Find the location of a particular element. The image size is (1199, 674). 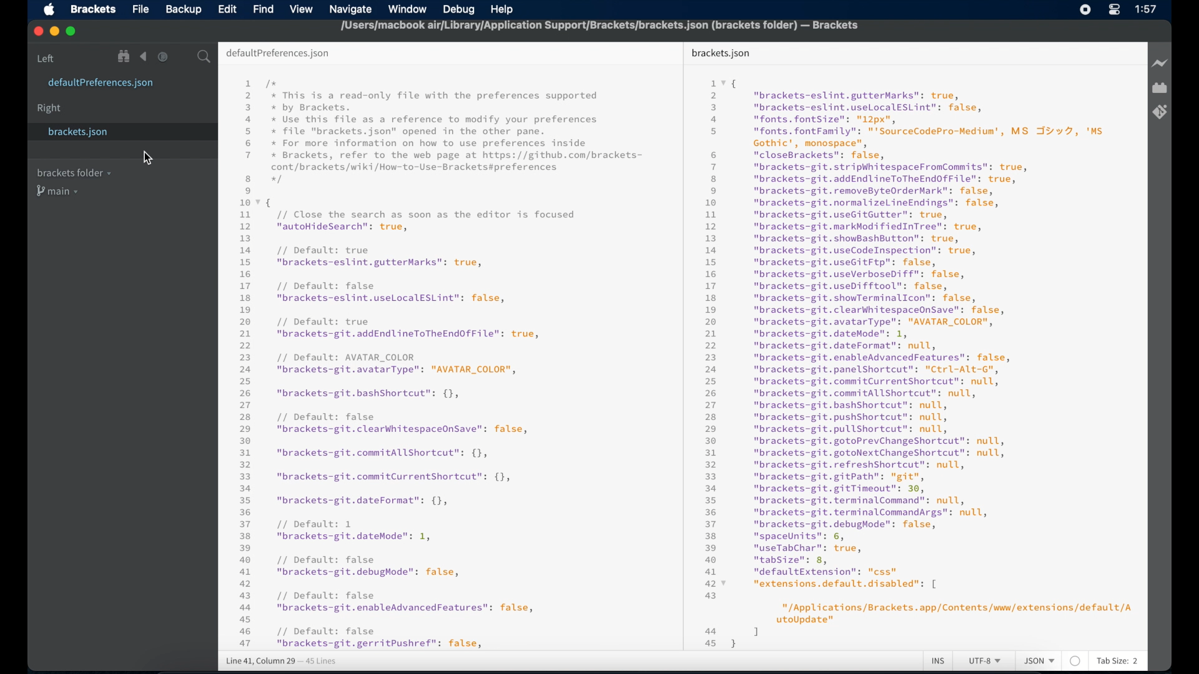

1 v { 2 "brackets-eslint.gutterMarks": true,3 "brackets-eslint.useLocalESLint": false,4 "fonts. fontSize": "12px",5 "fonts. fontFamily": "'SourceCodePro-Medium', MS JY v%, 'MsGothic', monospace",6 "closeBrackets": false,7 "brackets-git.stripWhitespaceFromCommits": true,8 "brackets-git.addEndlineToTheEndOfFile": true,9 "brackets-git.removeByteOrderMark": false,10 "brackets-git.normalizeLineEndings": false,1 "brackets-git.useGitGutter": true,12 "brackets-git.markModifiedInTree": true,13 "brackets-git.showBashButton": true,14 "brackets-git.useCodeInspection": true,15 "brackets-git.useGitFtp": false,16 "brackets-git.useVerboseDiff": false,17 "brackets-git.useDifftool": false,18 "brackets-git.showTerminalIcon": false,19 "brackets-git.clearWhitespaceOnsave": false,20 "brackets-git.avatarType": "AVATAR_COLOR",21 "brackets-git.dateMode": 1,22 "brackets-git.dateFormat": null,23 "brackets-git.enableAdvancedFeatures": false,24 "brackets-git.panelShortcut": "Ctrl-Alt-G",25 "brackets-git.commitCurrentShortcut": null,26 "brackets-git.commitAllShortcut": null,27 "brackets-git.bashShortcut": null,28 "brackets-git.pushShortcut": null,29 "brackets-git.pullShortcut": null,30 "brackets-git.gotoPrevChangeShortcut": null,31 "brackets-git.gotoNextChangeShortcut": null,32 "brackets-git.refreshShortcut”: null,33 "brackets-git.gitPath": "git",34 "brackets-git.gitTimeout": 30,35 "brackets-git.terminalCommand": null,36 "brackets-git.terminalCommandArgs": null,37 "brackets-git.debughode": false,38 "spaceUnits": 6,39 "useTabChar": true,40 "tabsize": 8,a1 "defaultExtension": "css"av "extensions.default.disabled": [43"/Applications/Brackets.app/Contents/www/extensions/default/AutoUpdate"a4 ]45 } is located at coordinates (919, 363).